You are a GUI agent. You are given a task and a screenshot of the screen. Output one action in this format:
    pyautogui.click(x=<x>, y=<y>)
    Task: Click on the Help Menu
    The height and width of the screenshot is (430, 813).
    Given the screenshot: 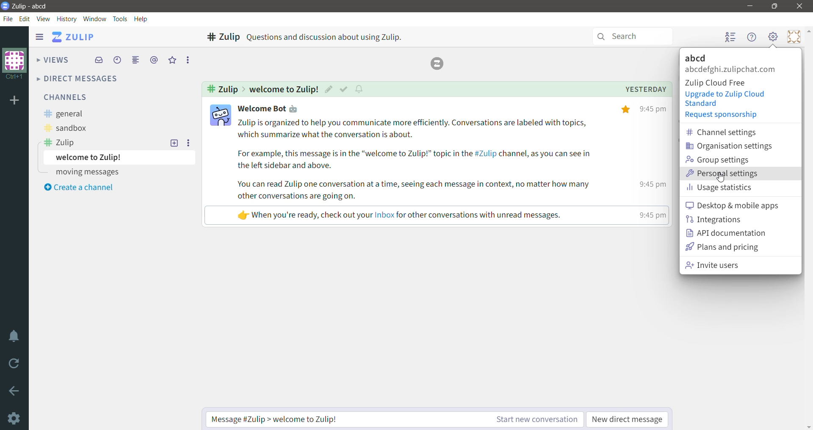 What is the action you would take?
    pyautogui.click(x=752, y=37)
    